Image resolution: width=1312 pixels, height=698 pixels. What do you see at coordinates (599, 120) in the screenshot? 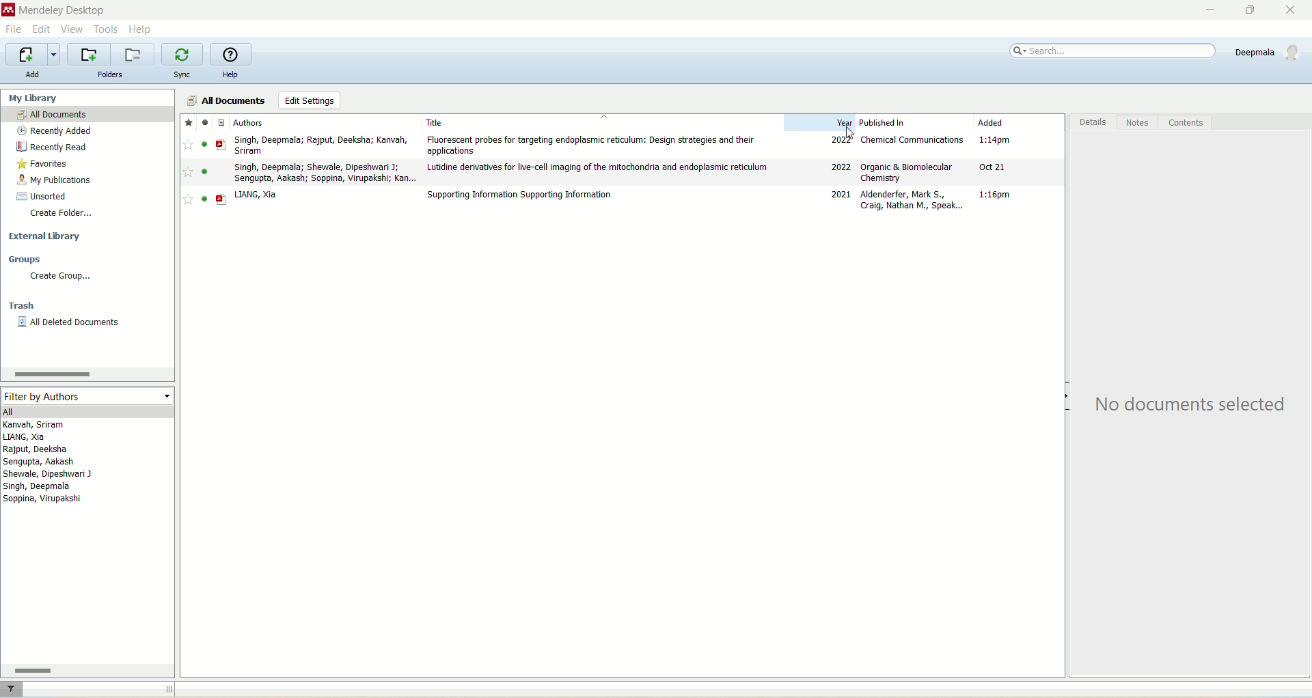
I see `title` at bounding box center [599, 120].